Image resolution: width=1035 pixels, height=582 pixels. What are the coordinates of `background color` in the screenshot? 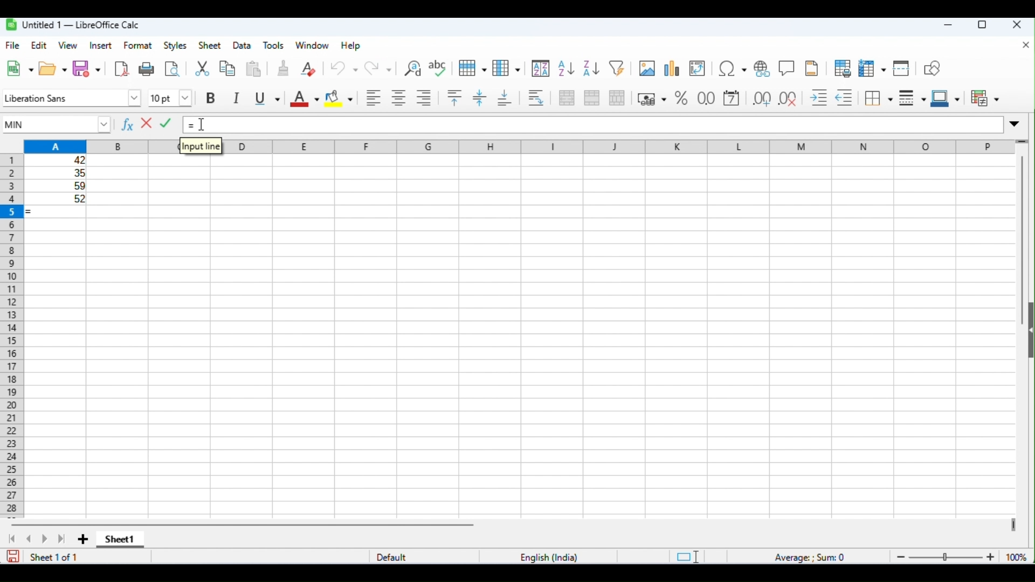 It's located at (339, 98).